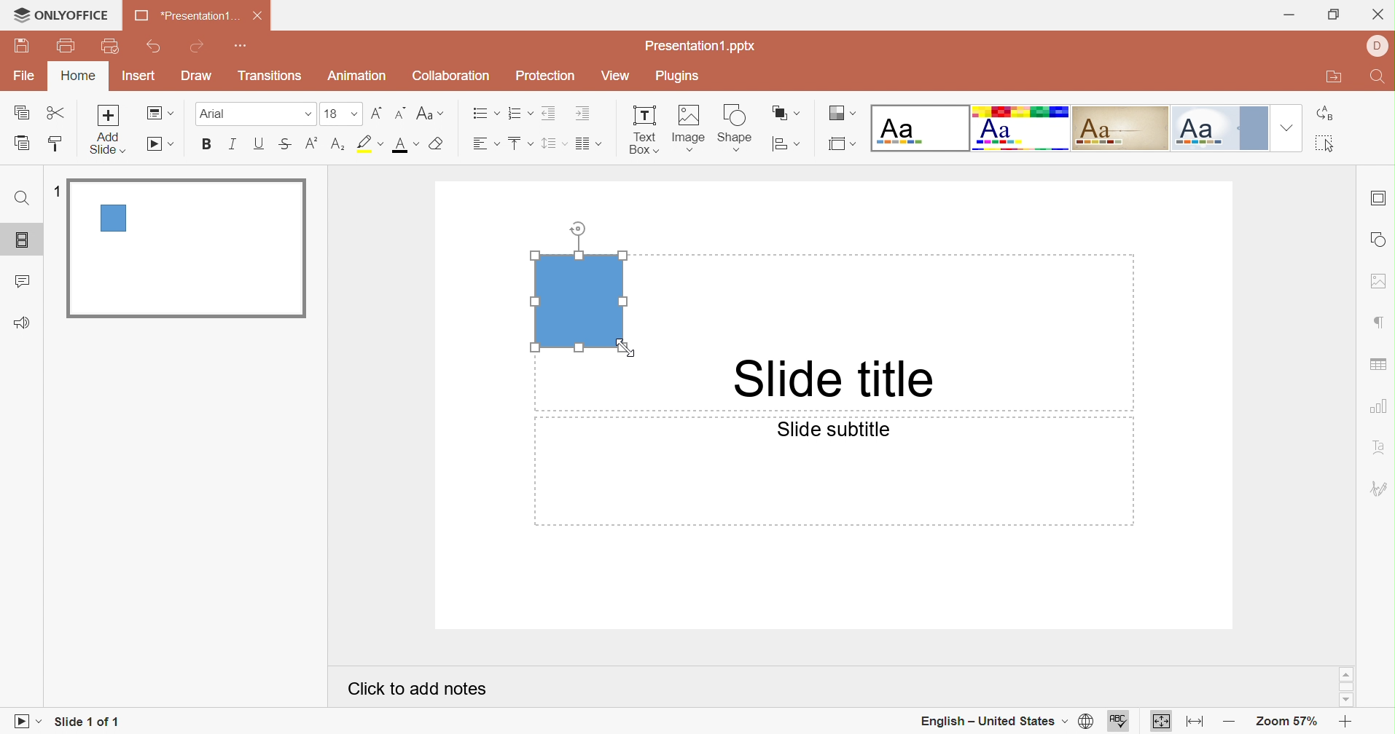 The width and height of the screenshot is (1395, 734). Describe the element at coordinates (20, 200) in the screenshot. I see `Find` at that location.